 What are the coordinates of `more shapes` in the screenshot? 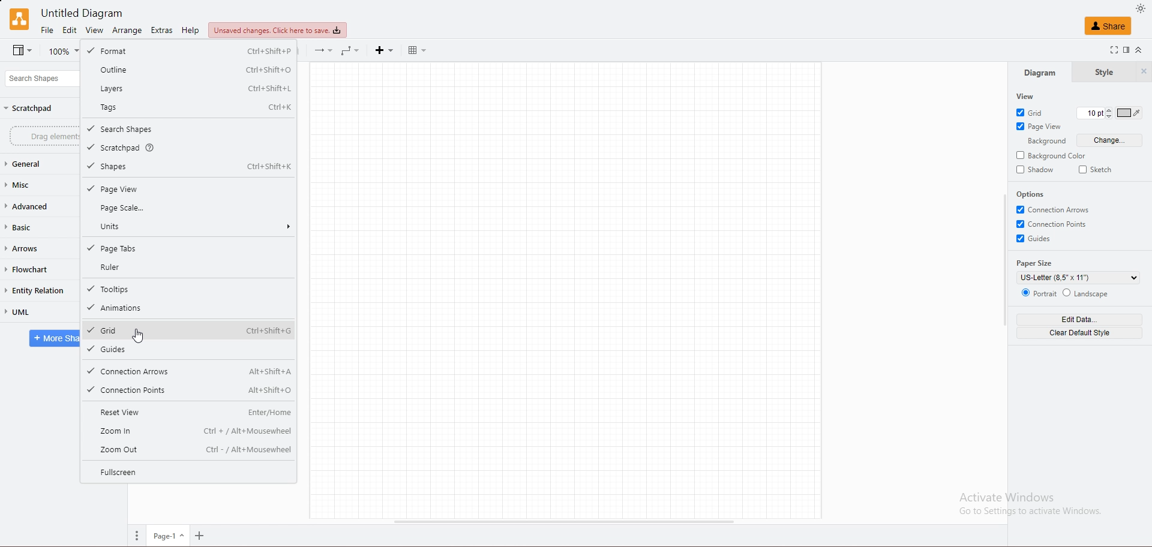 It's located at (53, 339).